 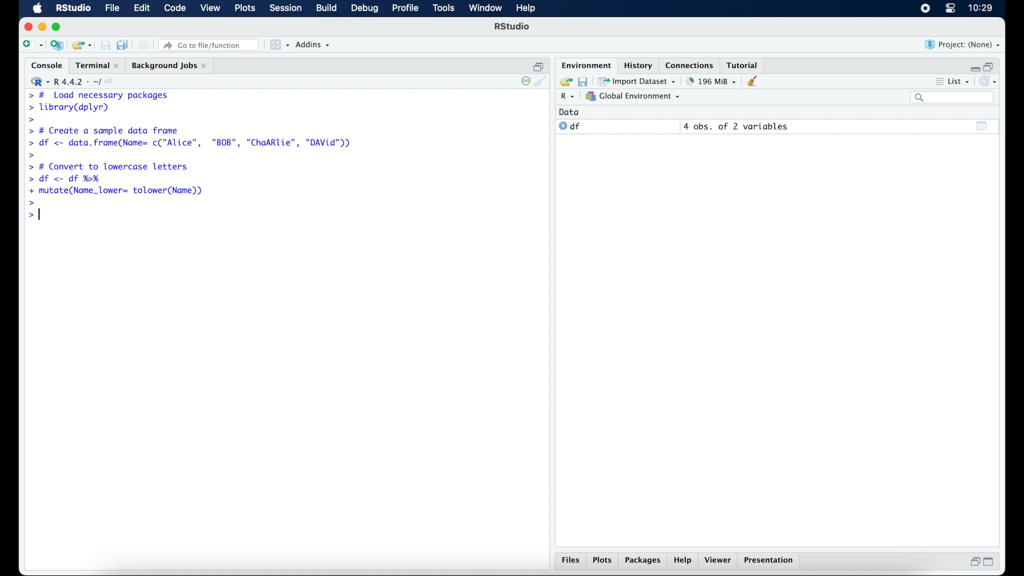 I want to click on restore down, so click(x=539, y=66).